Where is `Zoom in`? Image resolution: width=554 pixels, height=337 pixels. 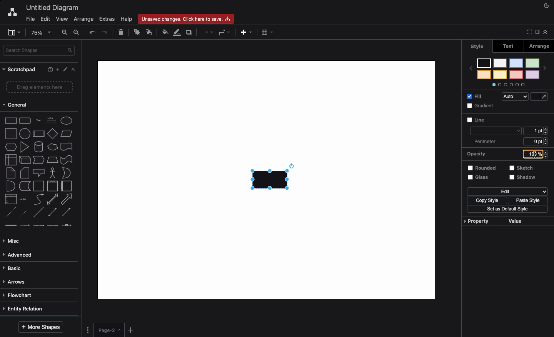
Zoom in is located at coordinates (65, 33).